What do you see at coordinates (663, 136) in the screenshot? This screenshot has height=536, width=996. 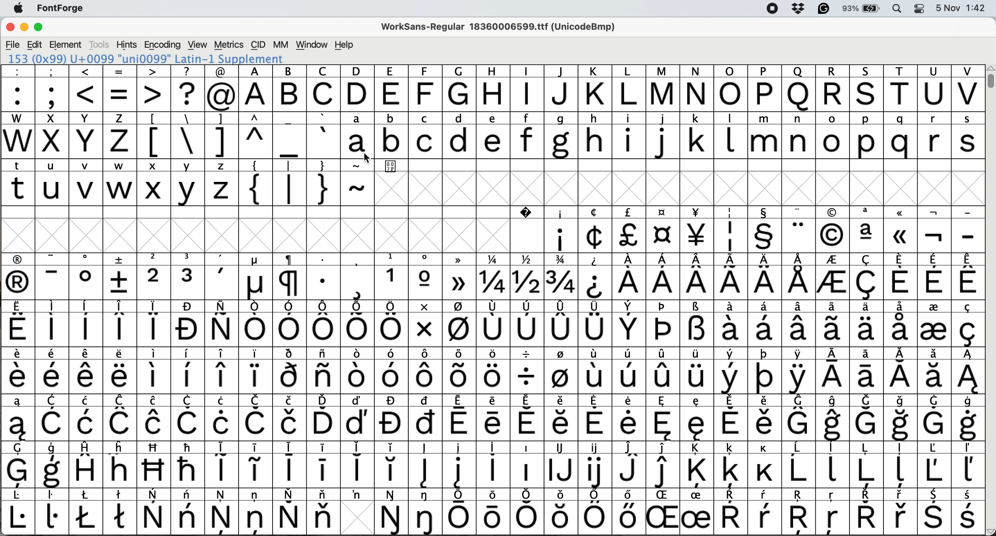 I see `j` at bounding box center [663, 136].